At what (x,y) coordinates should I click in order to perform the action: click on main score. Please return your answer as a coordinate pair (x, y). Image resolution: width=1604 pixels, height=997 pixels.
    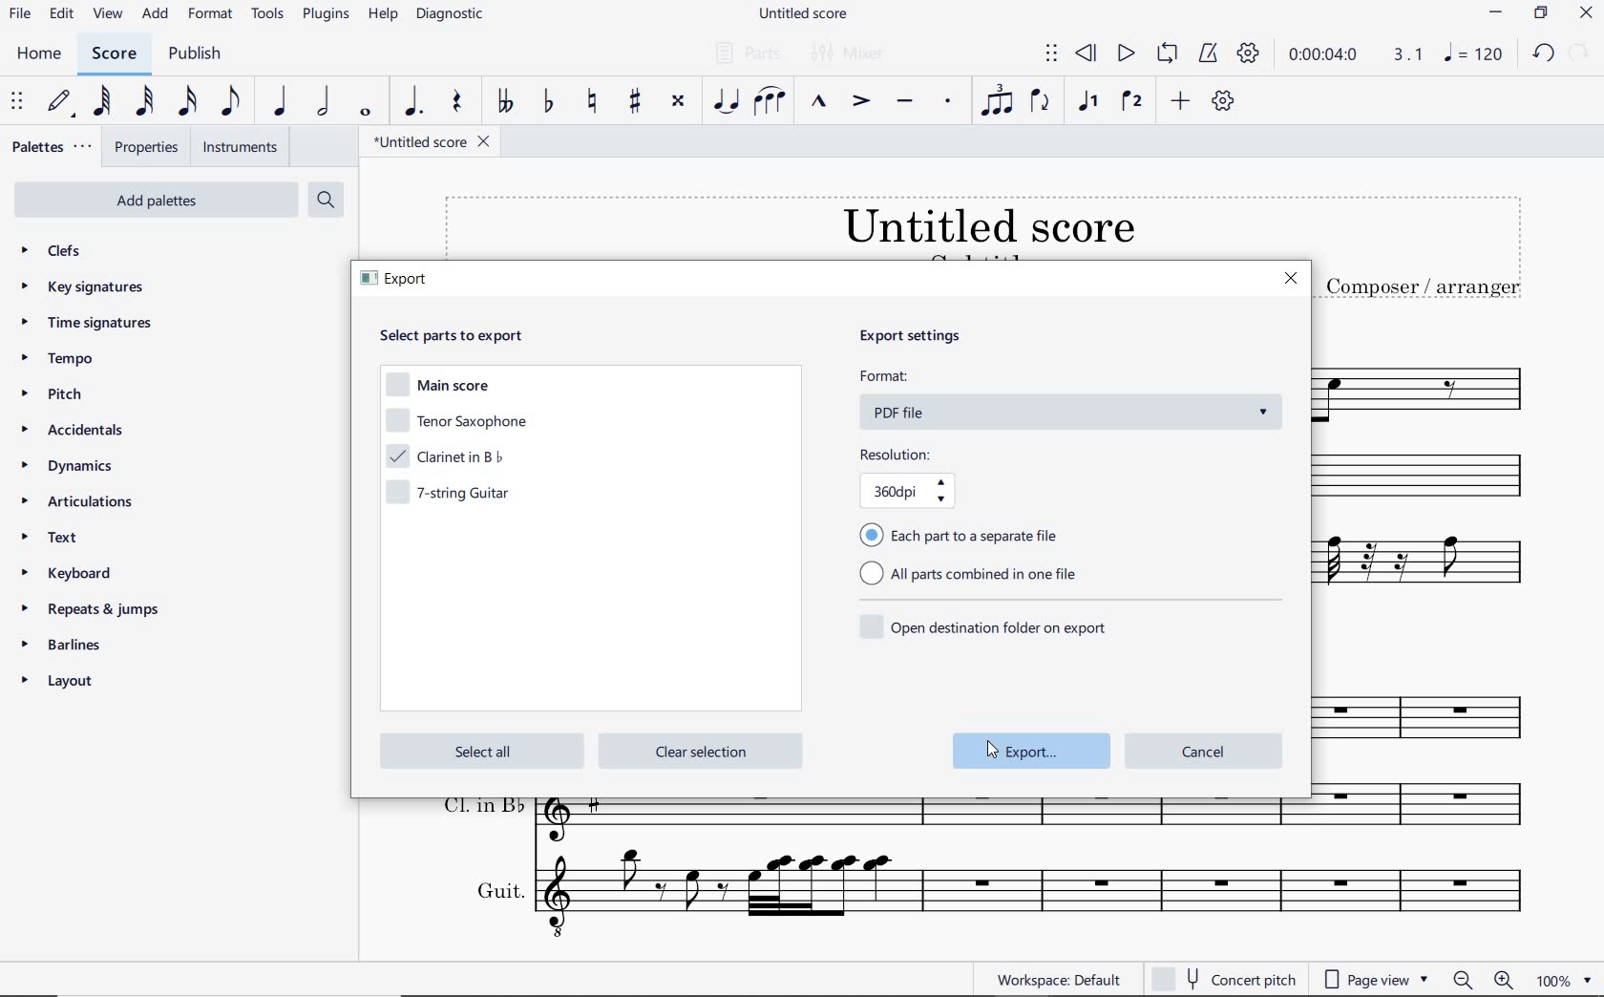
    Looking at the image, I should click on (441, 388).